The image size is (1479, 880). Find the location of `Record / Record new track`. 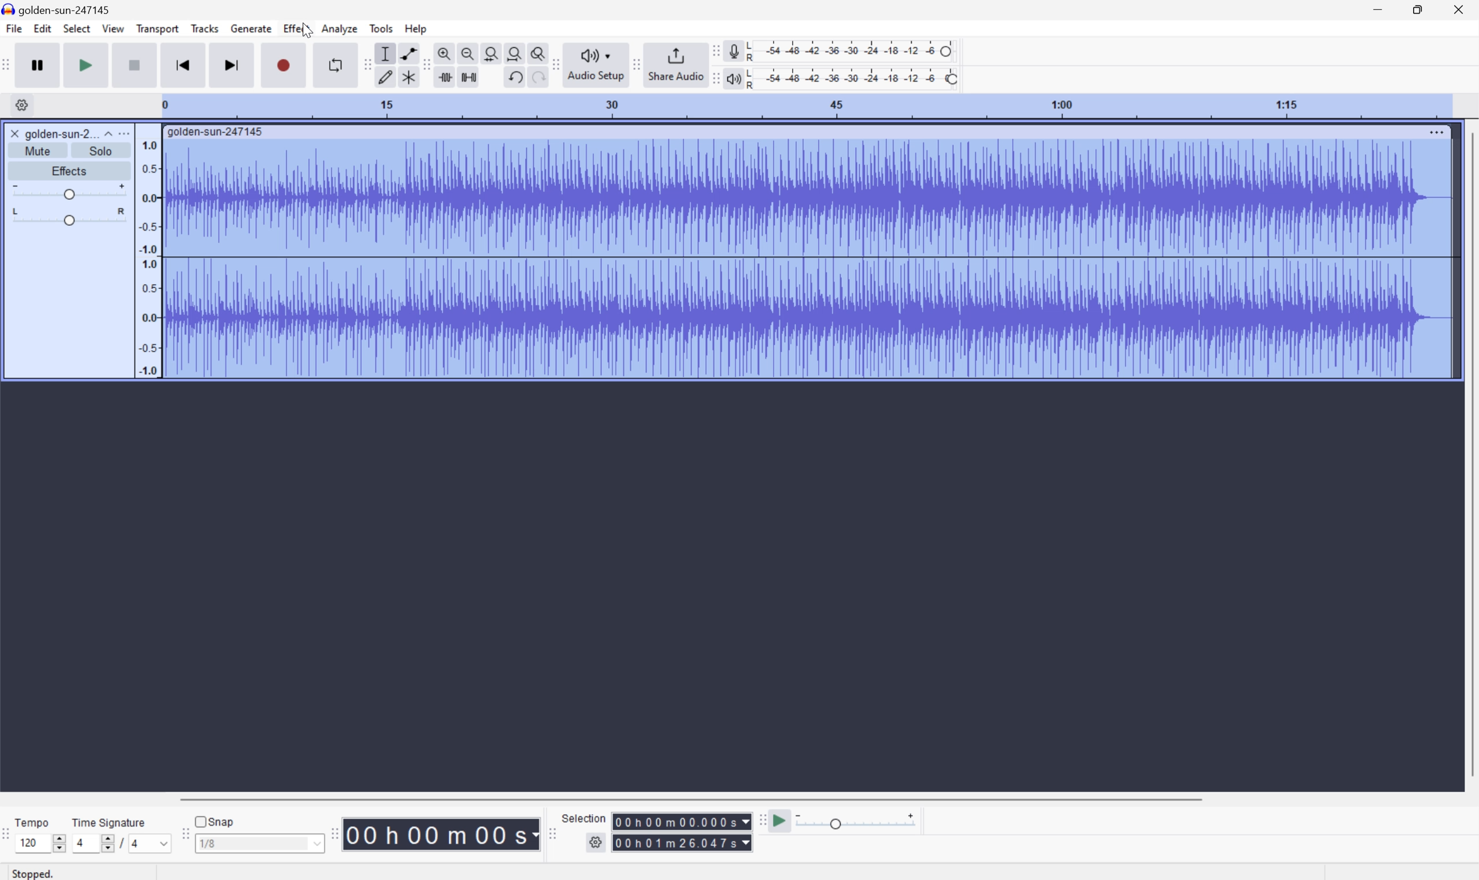

Record / Record new track is located at coordinates (283, 64).